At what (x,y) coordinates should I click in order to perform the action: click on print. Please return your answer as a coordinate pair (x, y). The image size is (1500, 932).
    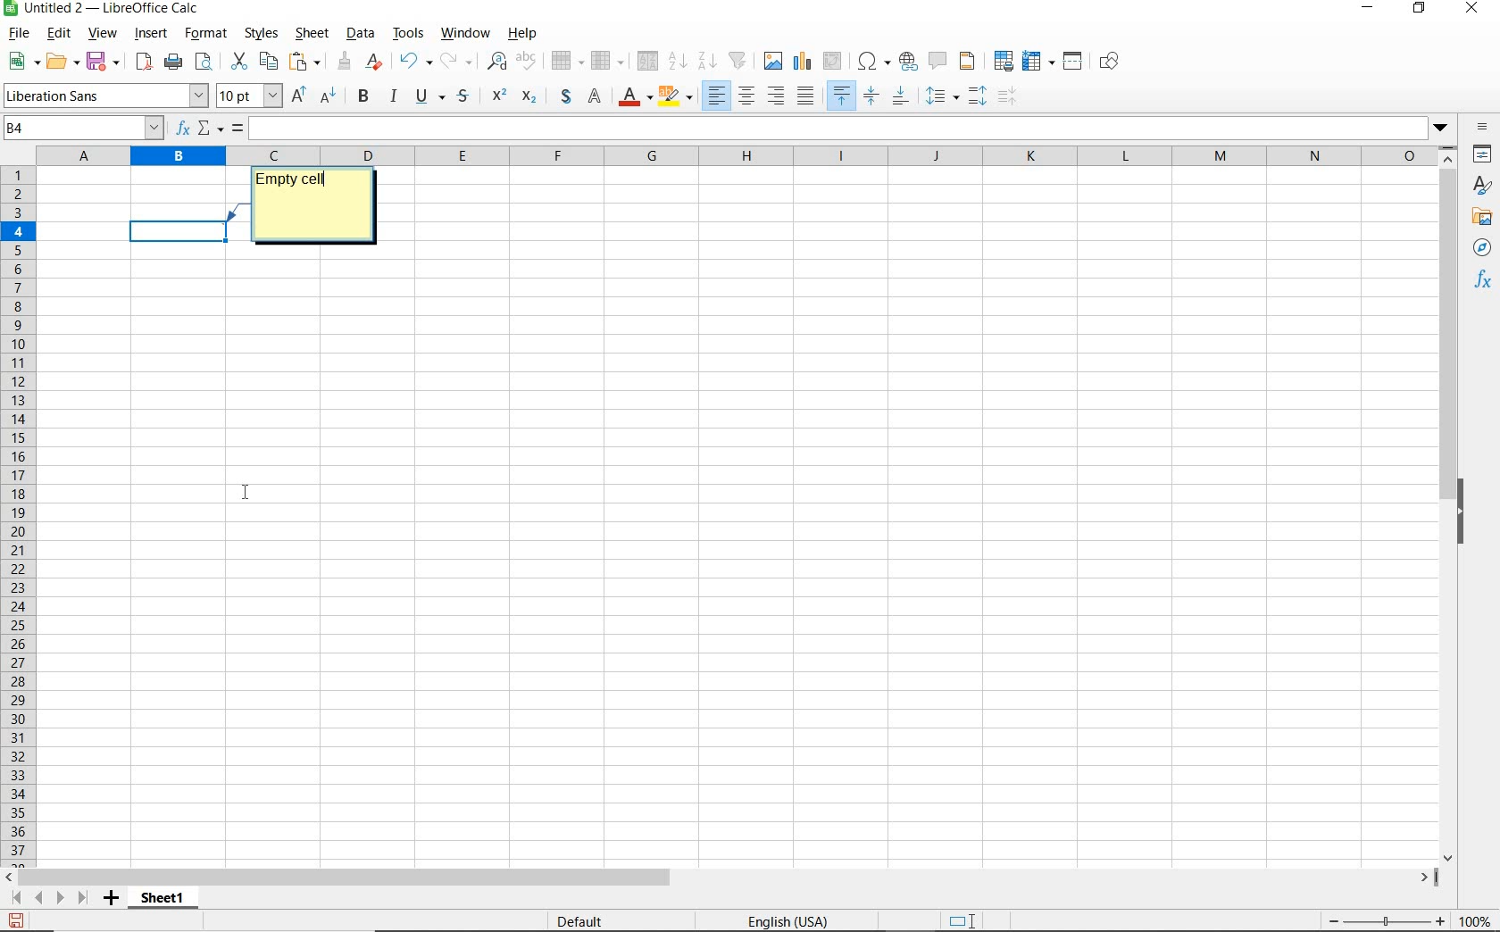
    Looking at the image, I should click on (174, 62).